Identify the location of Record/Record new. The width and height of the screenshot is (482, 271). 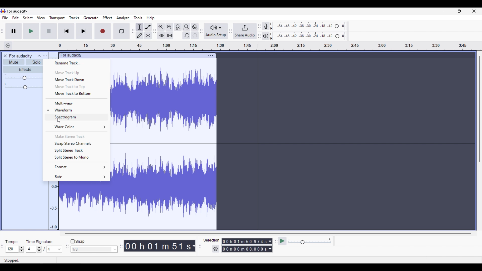
(103, 31).